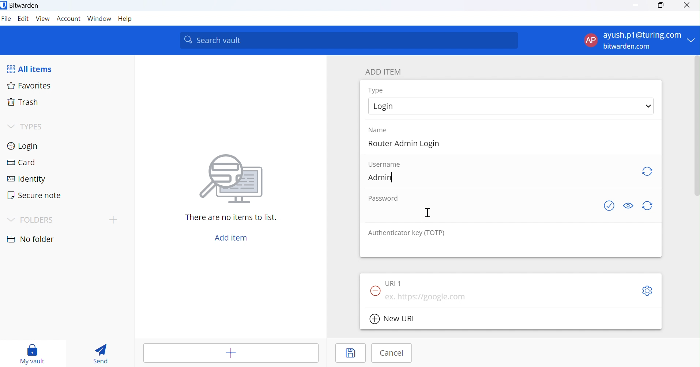 This screenshot has height=367, width=700. What do you see at coordinates (429, 213) in the screenshot?
I see `Cursor` at bounding box center [429, 213].